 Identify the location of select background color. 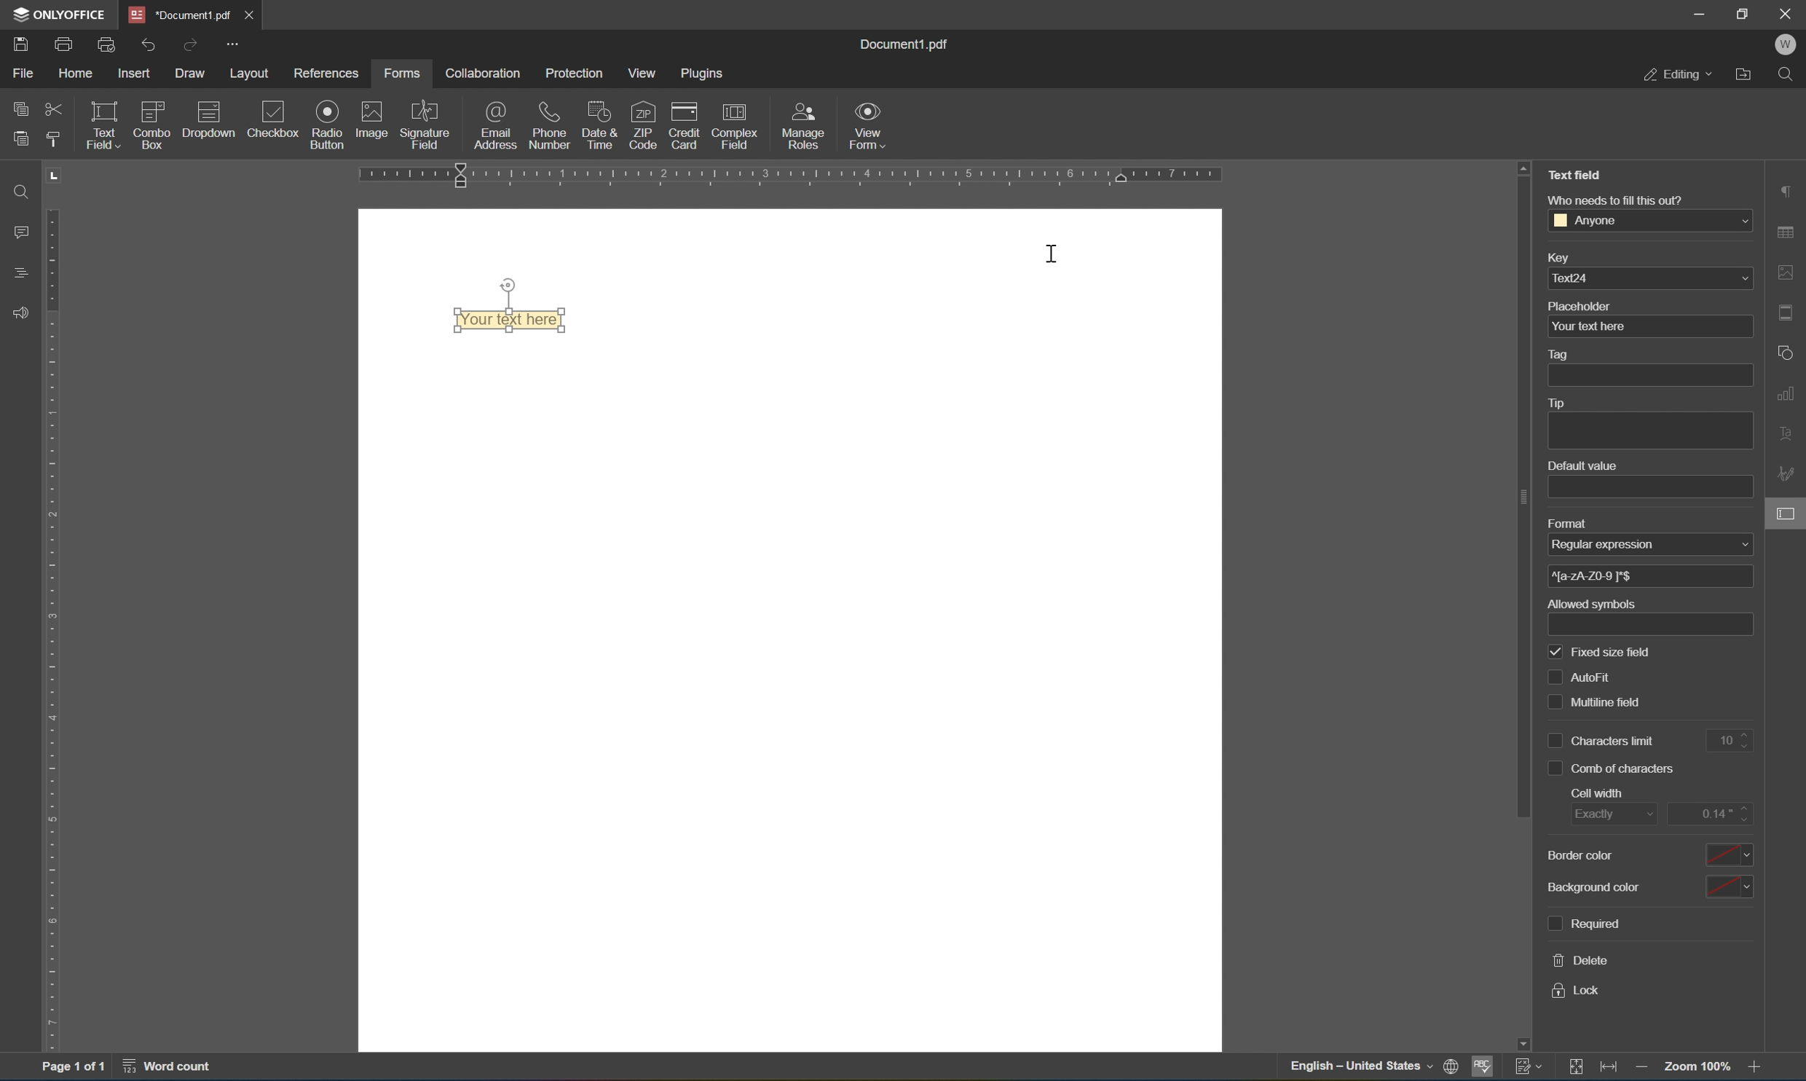
(1728, 888).